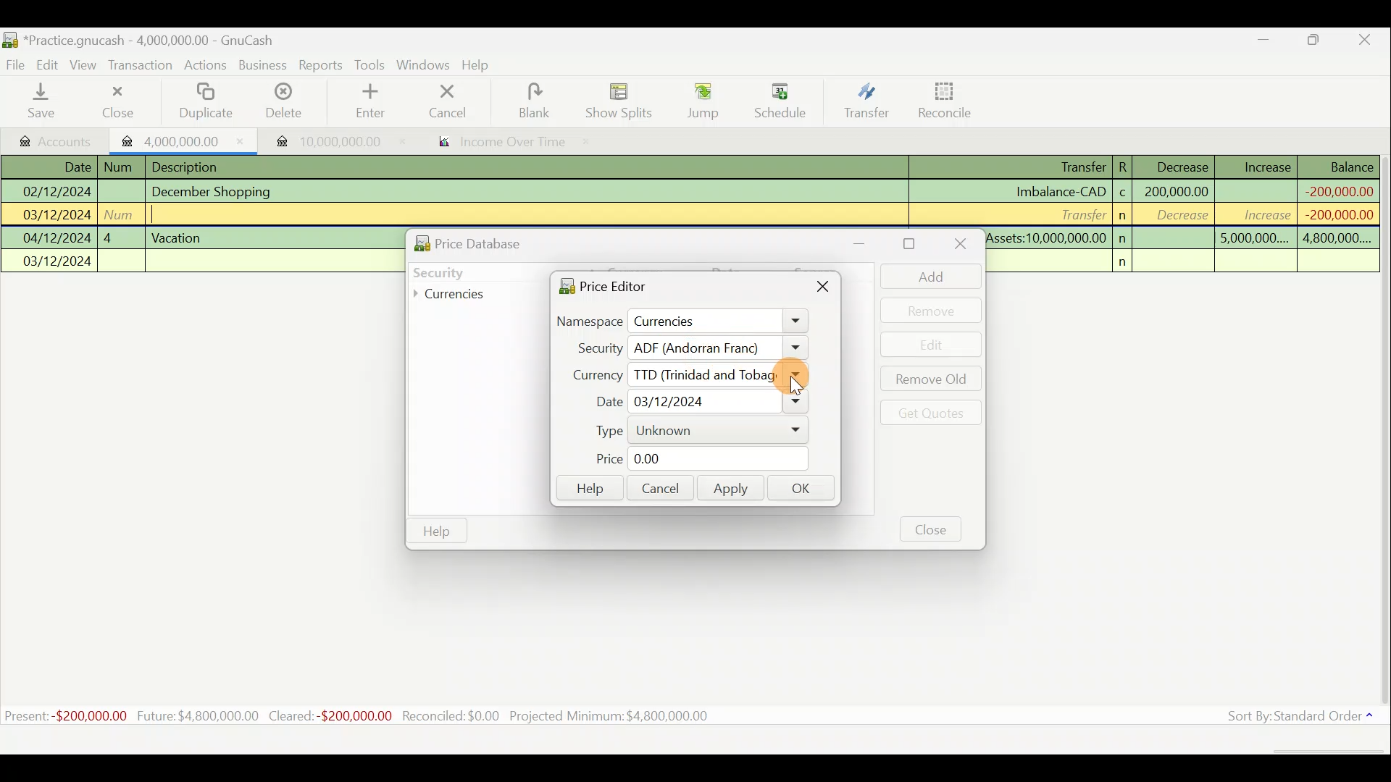  I want to click on Save, so click(44, 102).